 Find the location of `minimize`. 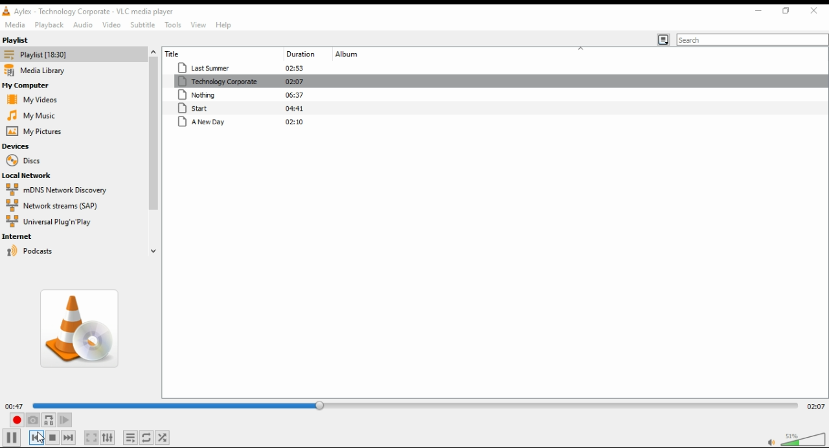

minimize is located at coordinates (758, 10).